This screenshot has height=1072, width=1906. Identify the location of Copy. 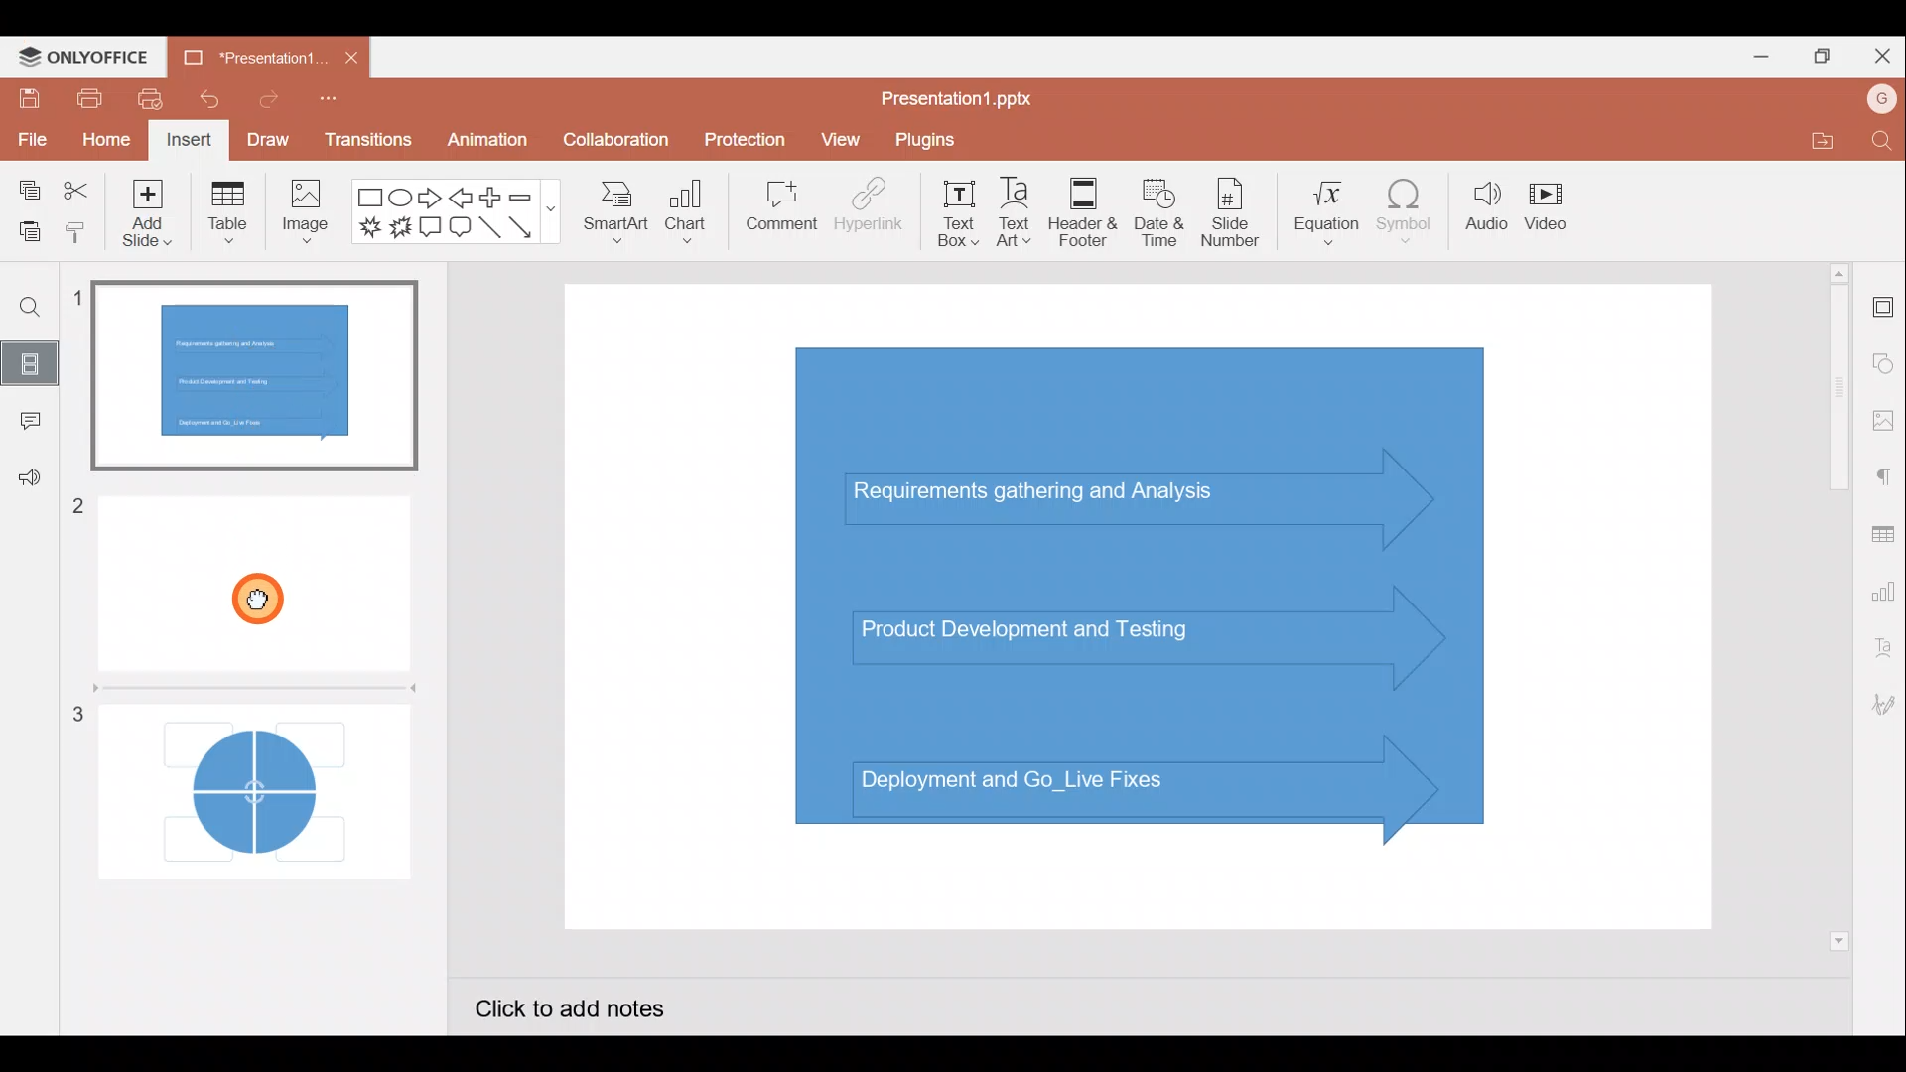
(29, 185).